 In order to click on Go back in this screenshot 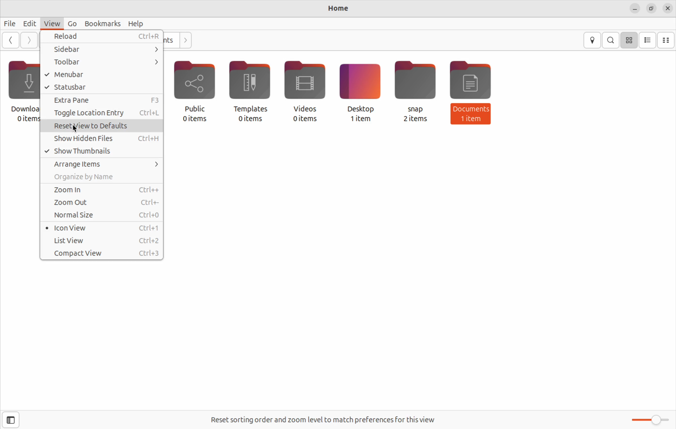, I will do `click(10, 41)`.